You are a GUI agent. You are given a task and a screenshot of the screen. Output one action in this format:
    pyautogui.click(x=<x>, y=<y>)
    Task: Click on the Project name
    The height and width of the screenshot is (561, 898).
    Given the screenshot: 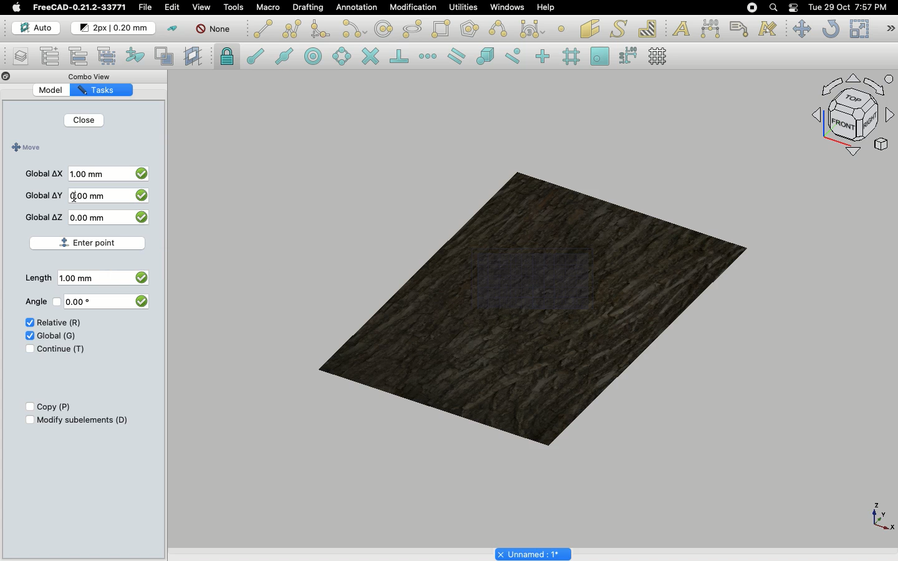 What is the action you would take?
    pyautogui.click(x=534, y=553)
    